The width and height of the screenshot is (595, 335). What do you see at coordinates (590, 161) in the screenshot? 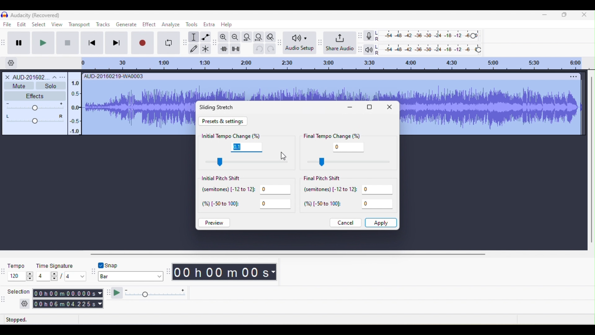
I see `vertical scroll bar` at bounding box center [590, 161].